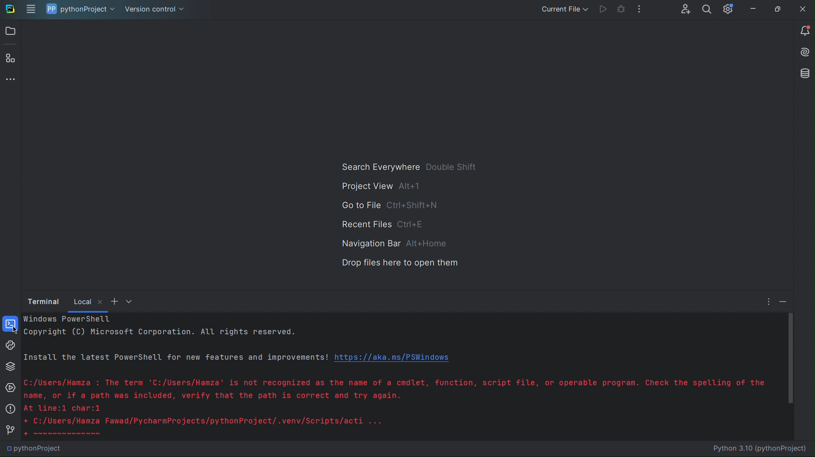  I want to click on More, so click(769, 300).